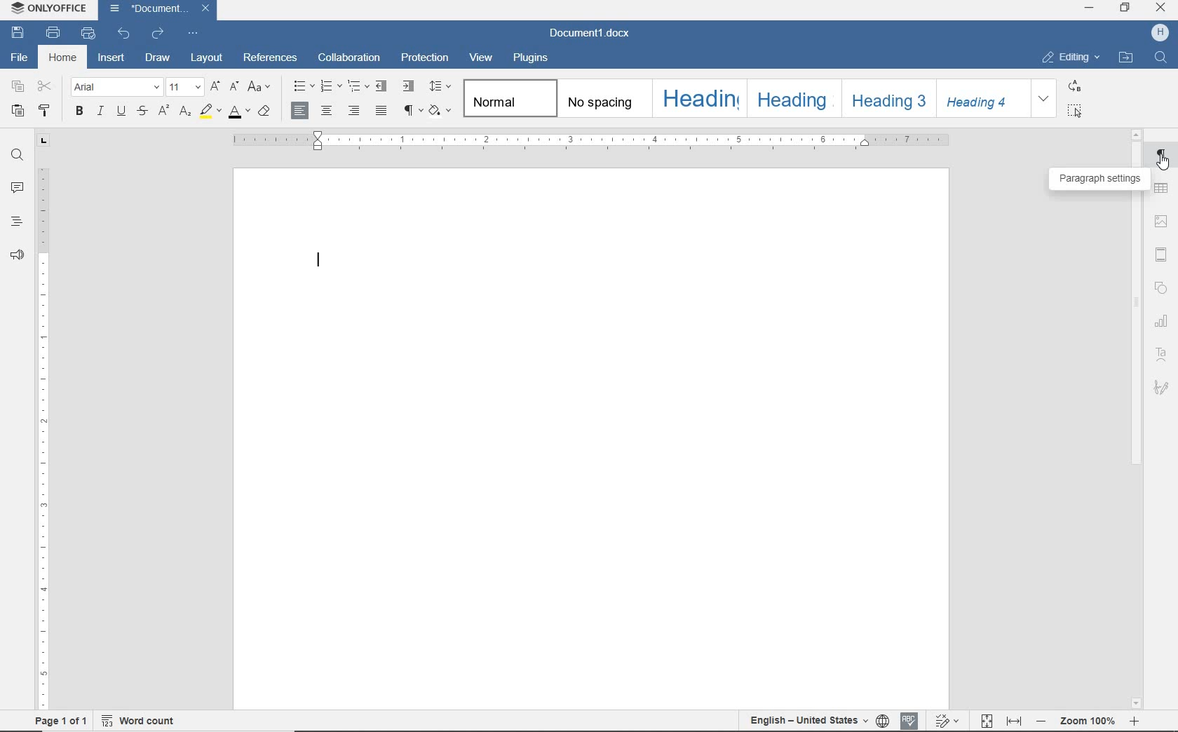 The height and width of the screenshot is (732, 1178). I want to click on superscript, so click(163, 112).